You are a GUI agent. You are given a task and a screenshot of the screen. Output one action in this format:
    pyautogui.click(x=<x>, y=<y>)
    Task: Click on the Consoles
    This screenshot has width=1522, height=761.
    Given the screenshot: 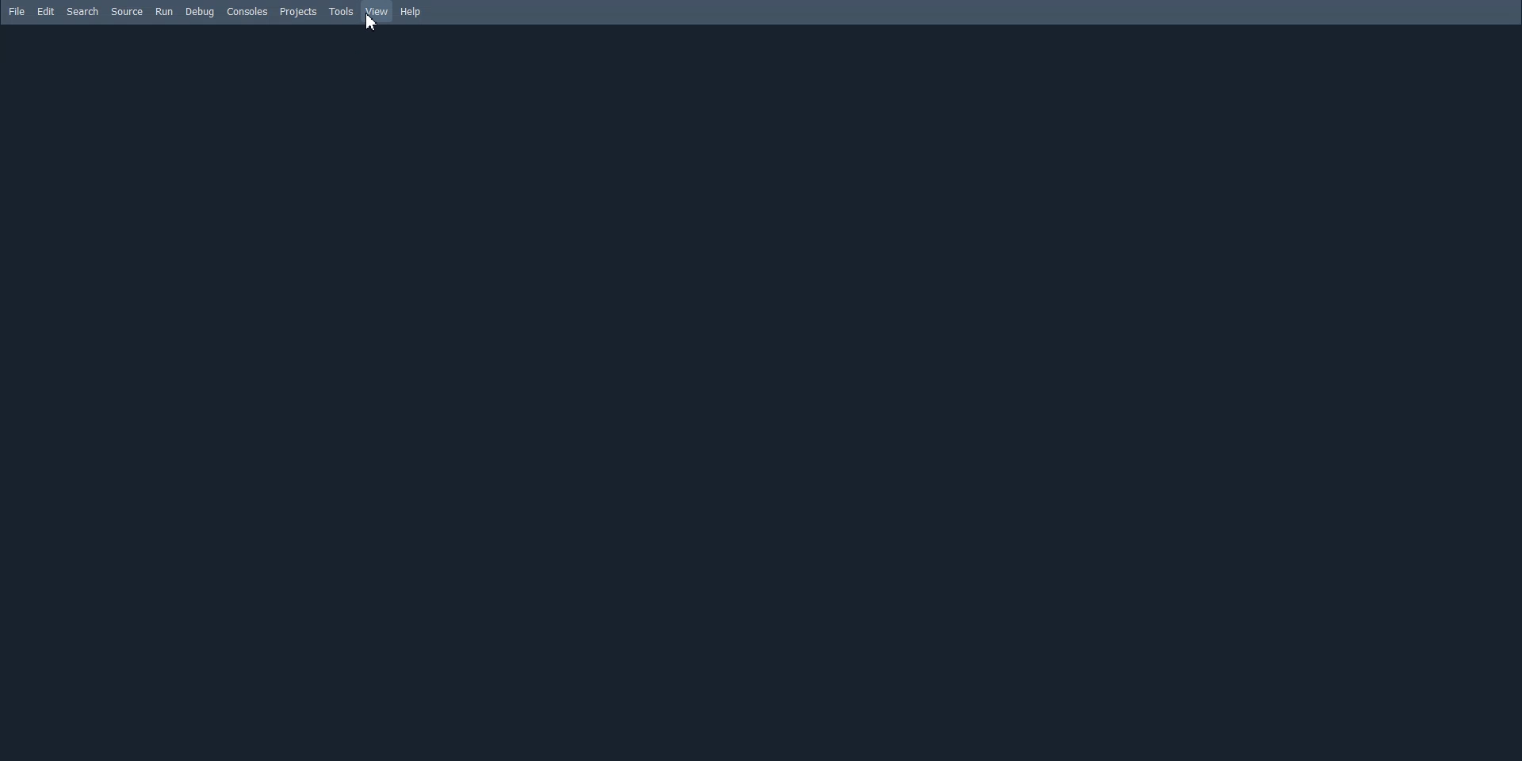 What is the action you would take?
    pyautogui.click(x=248, y=11)
    